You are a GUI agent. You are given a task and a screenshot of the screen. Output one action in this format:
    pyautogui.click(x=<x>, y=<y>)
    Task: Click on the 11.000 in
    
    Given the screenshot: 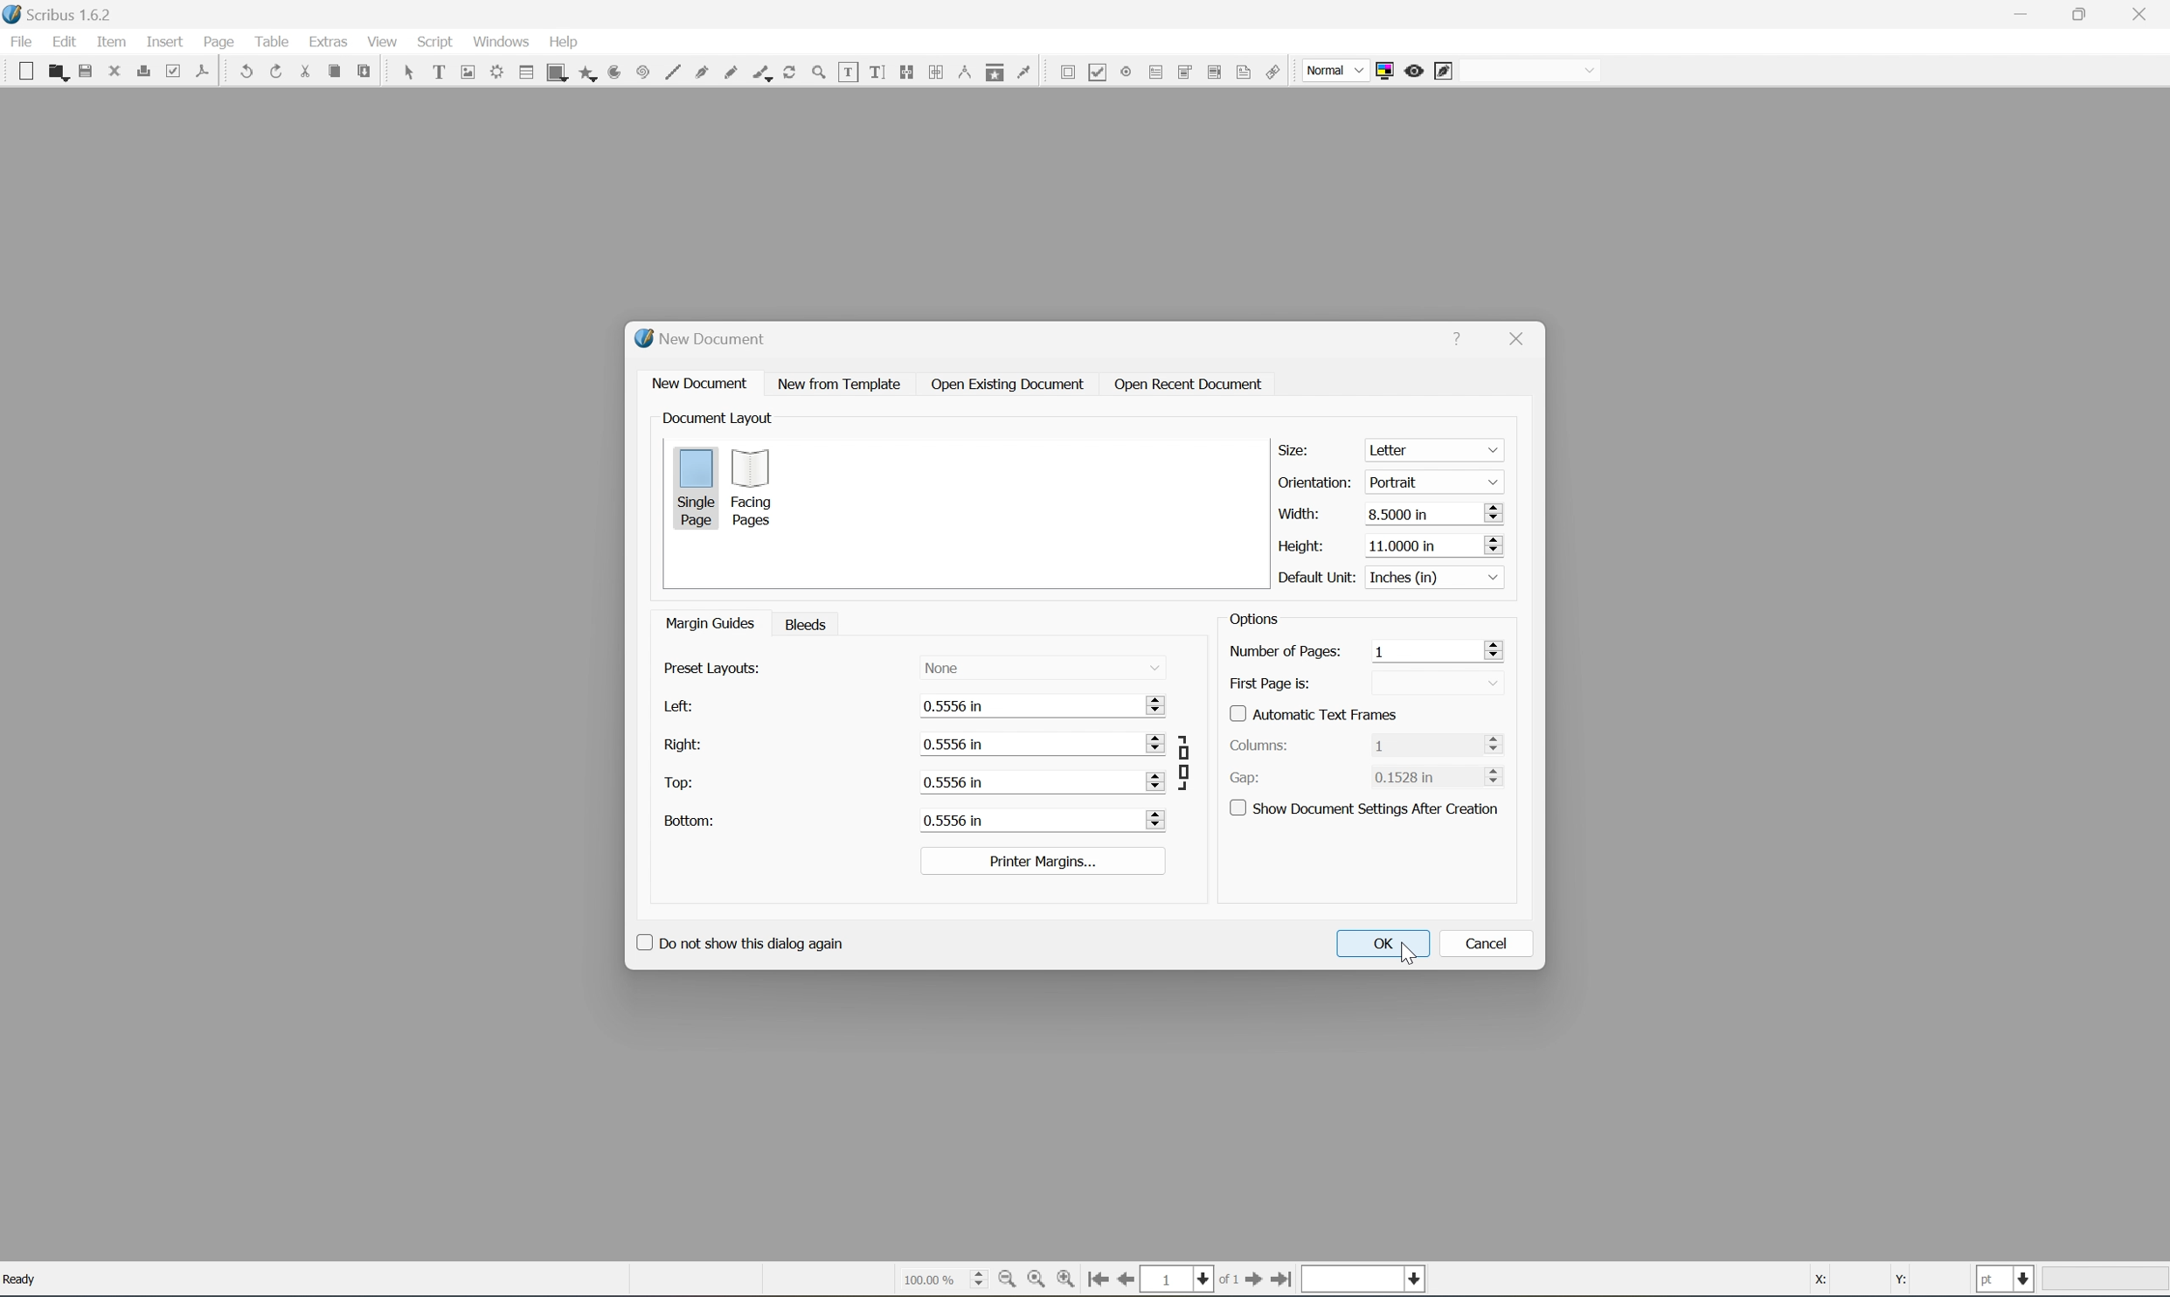 What is the action you would take?
    pyautogui.click(x=1432, y=545)
    